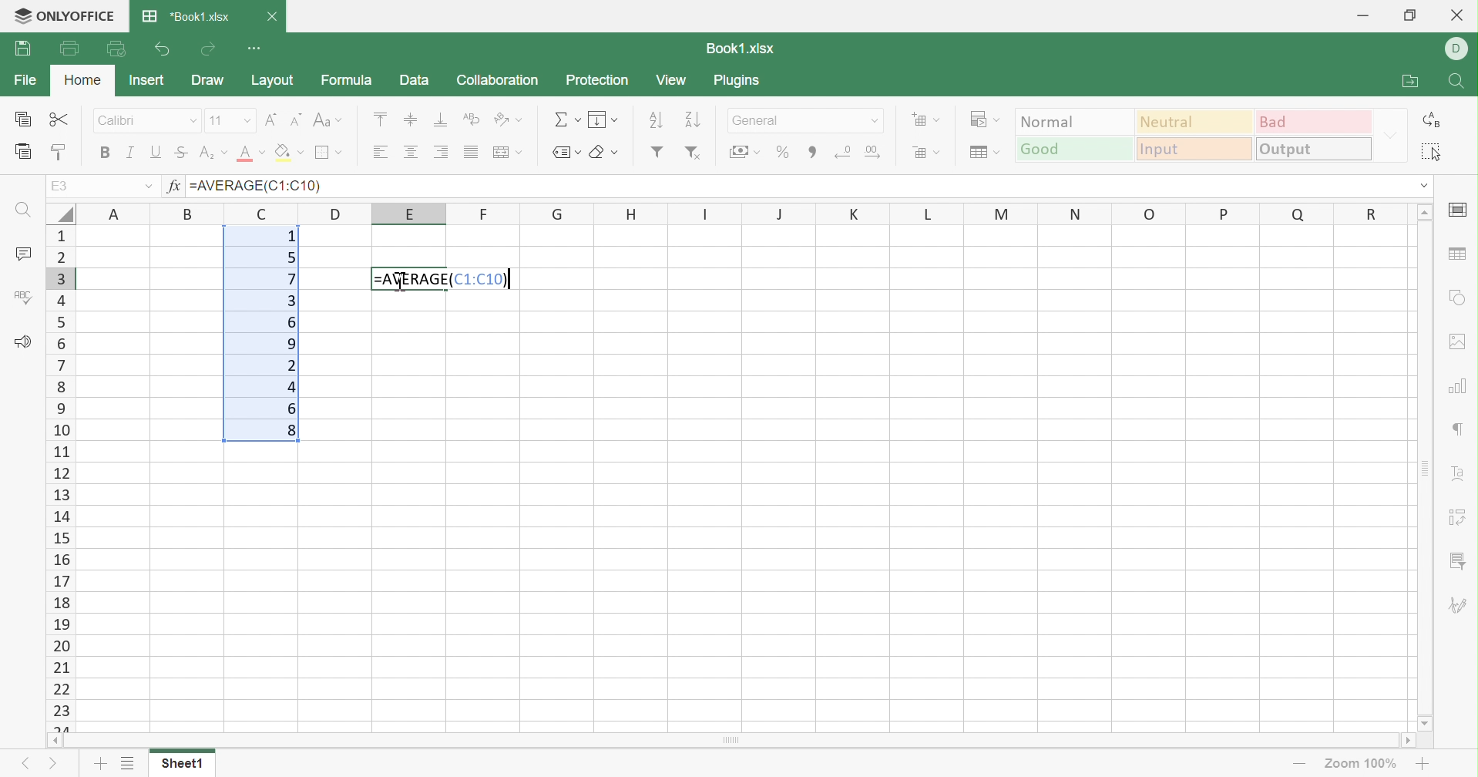 The width and height of the screenshot is (1478, 777). Describe the element at coordinates (601, 150) in the screenshot. I see `Clear` at that location.